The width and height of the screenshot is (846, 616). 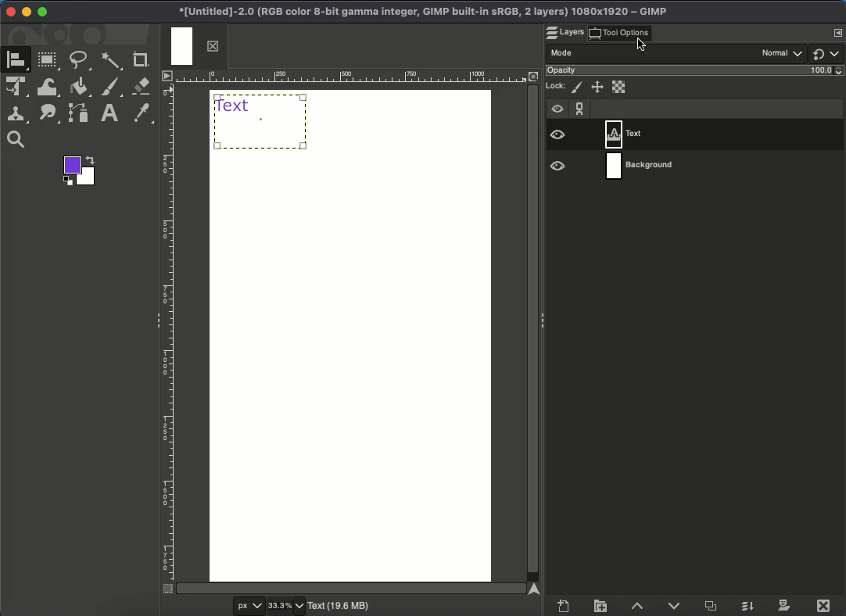 What do you see at coordinates (421, 12) in the screenshot?
I see `Project name` at bounding box center [421, 12].